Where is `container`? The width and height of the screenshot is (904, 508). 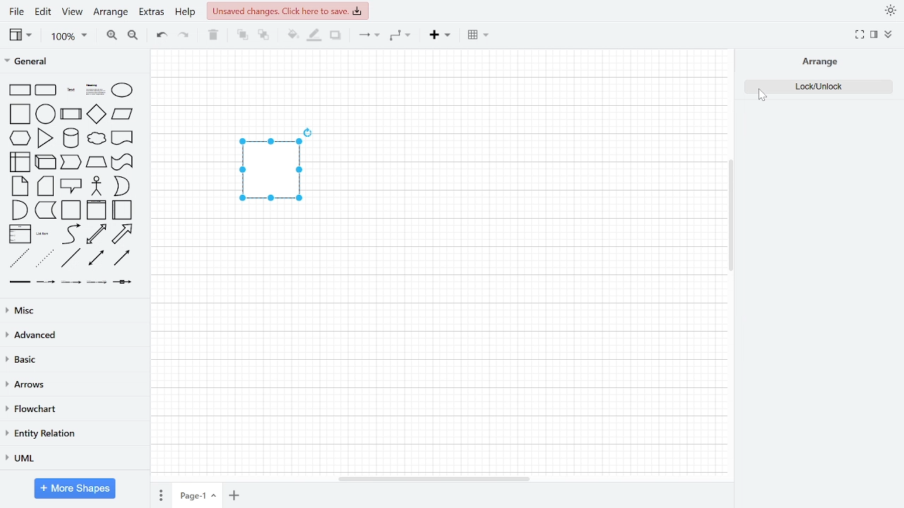
container is located at coordinates (72, 210).